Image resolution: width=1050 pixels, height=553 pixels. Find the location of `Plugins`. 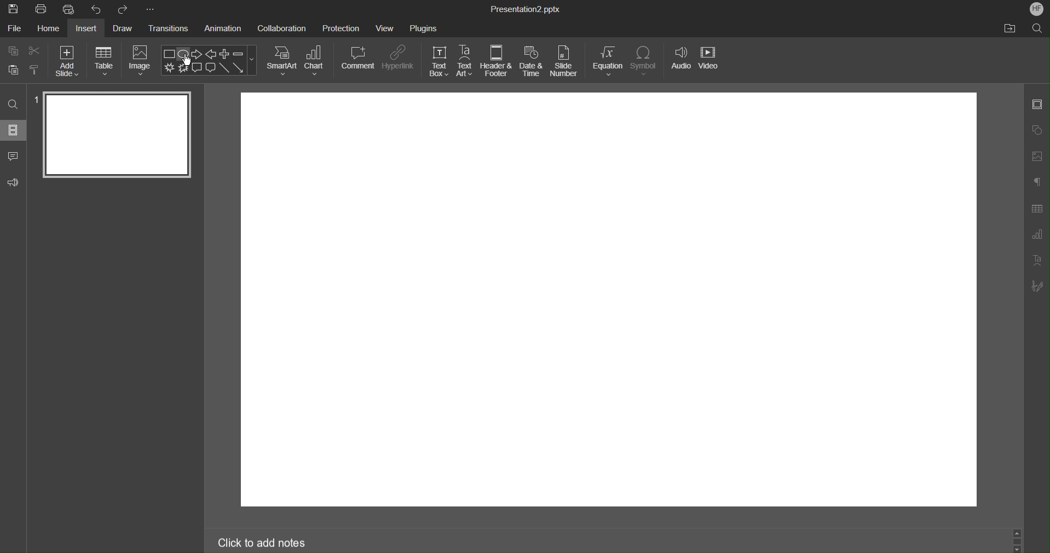

Plugins is located at coordinates (424, 26).